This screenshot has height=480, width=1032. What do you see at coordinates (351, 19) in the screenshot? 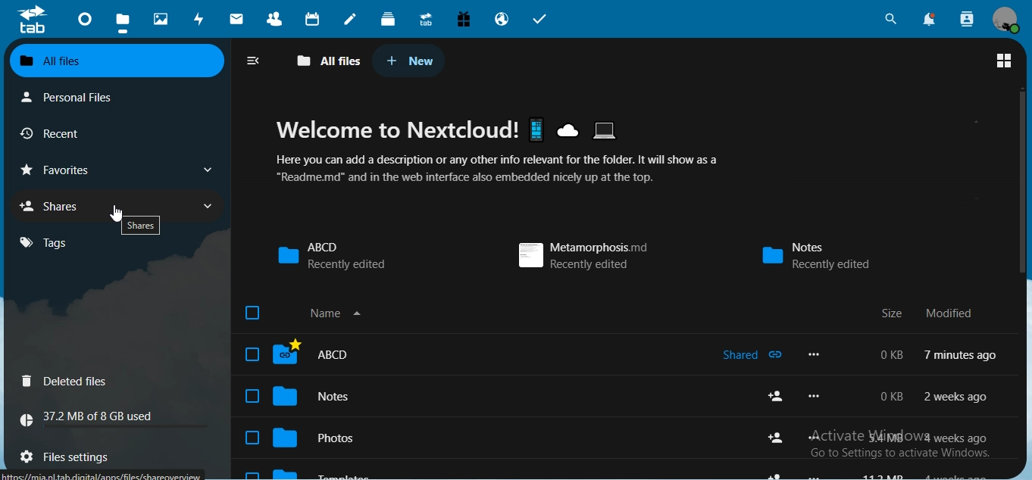
I see `notes` at bounding box center [351, 19].